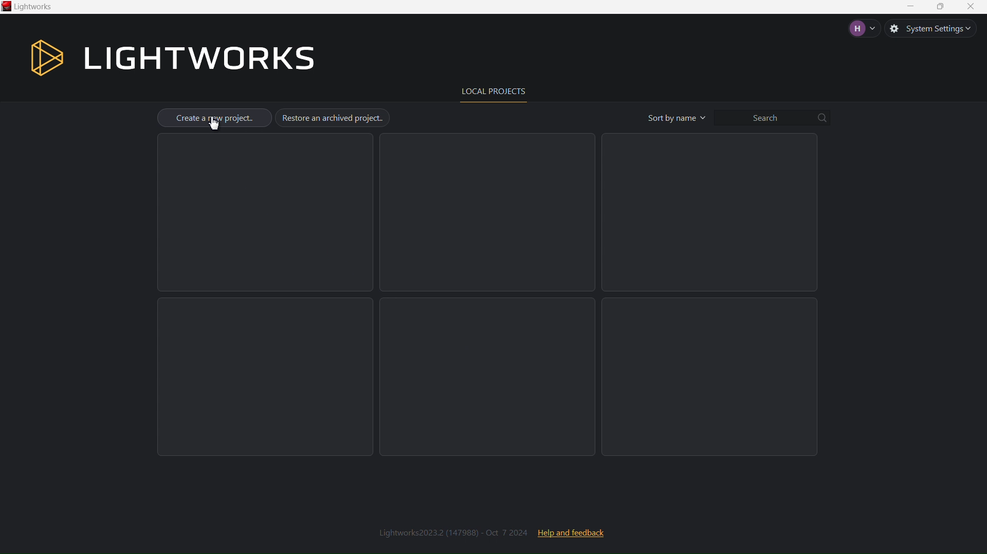 The height and width of the screenshot is (554, 987). What do you see at coordinates (28, 8) in the screenshot?
I see `Lightworks` at bounding box center [28, 8].